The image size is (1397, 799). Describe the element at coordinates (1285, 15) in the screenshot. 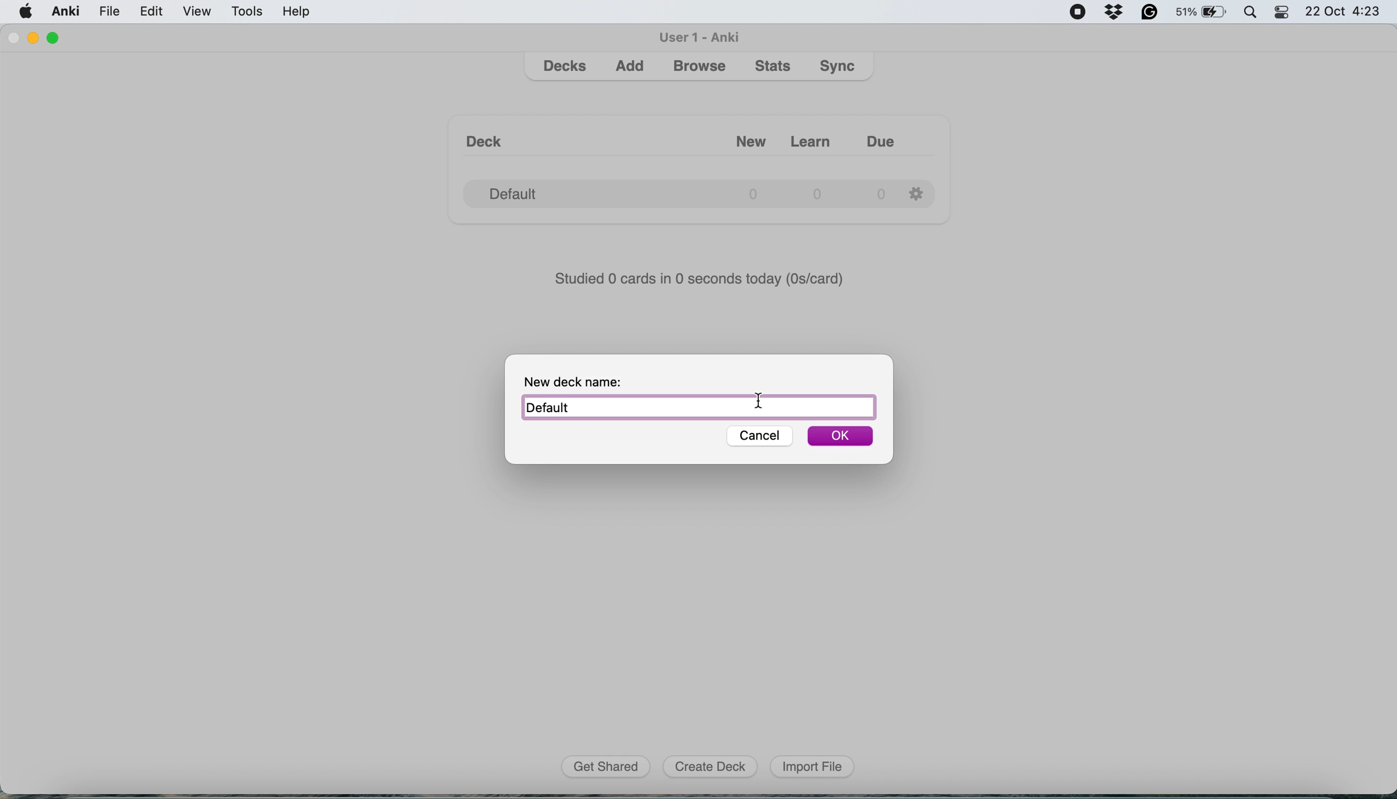

I see `control center` at that location.